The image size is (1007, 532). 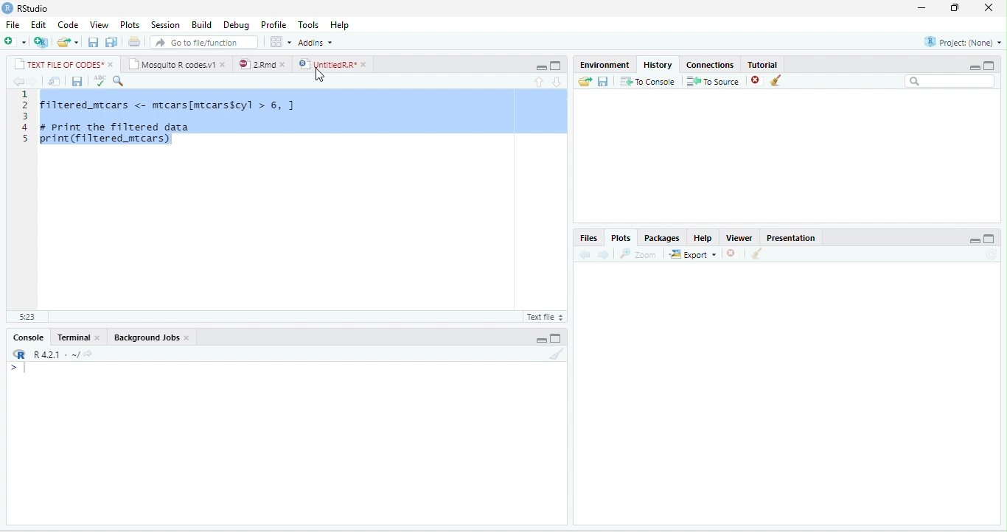 What do you see at coordinates (762, 64) in the screenshot?
I see `Tutorial` at bounding box center [762, 64].